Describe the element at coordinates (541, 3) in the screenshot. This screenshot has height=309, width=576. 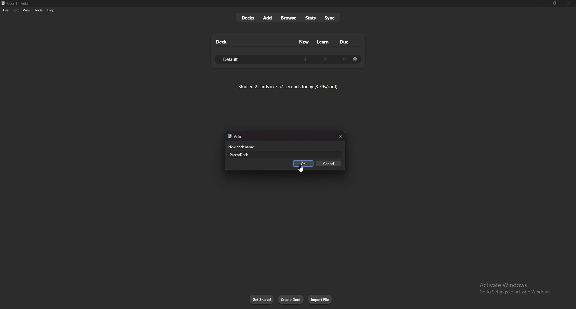
I see `minimize` at that location.